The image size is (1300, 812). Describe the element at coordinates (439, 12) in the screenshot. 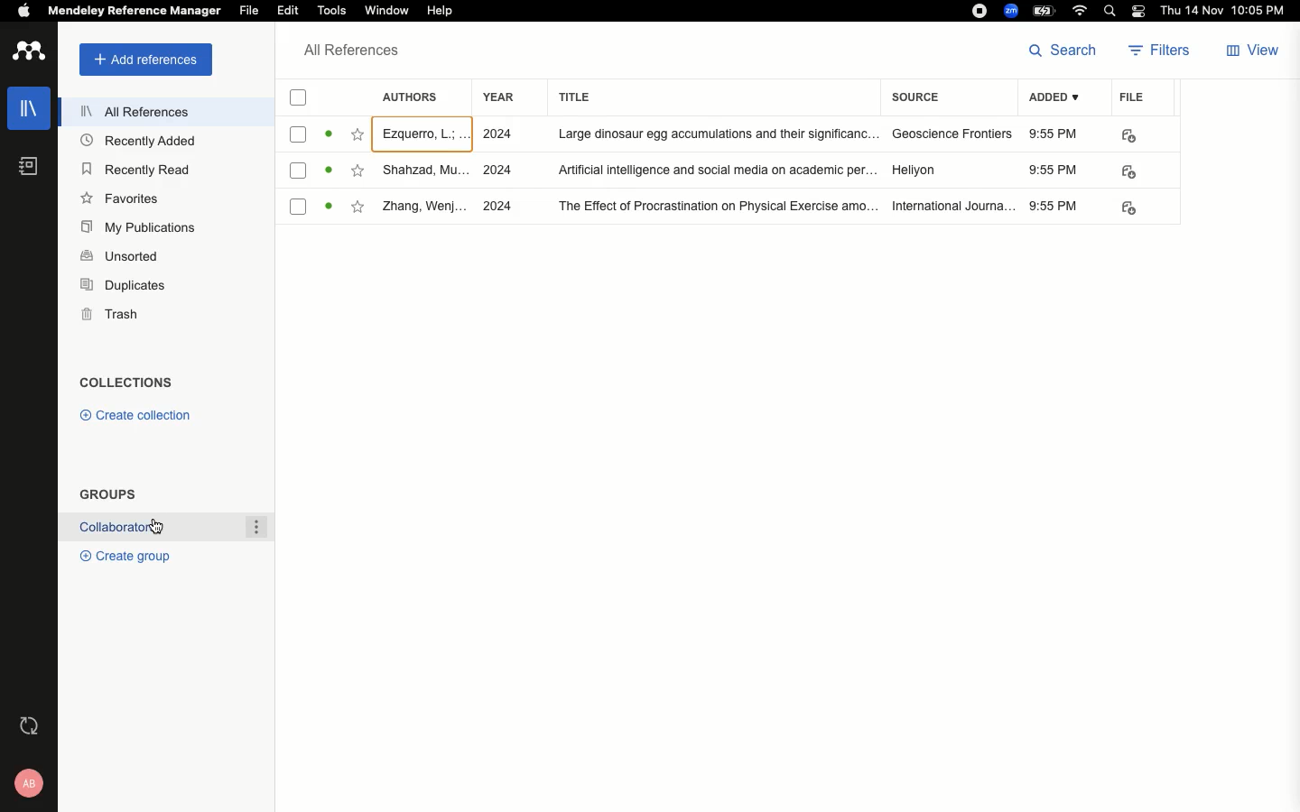

I see `Help` at that location.